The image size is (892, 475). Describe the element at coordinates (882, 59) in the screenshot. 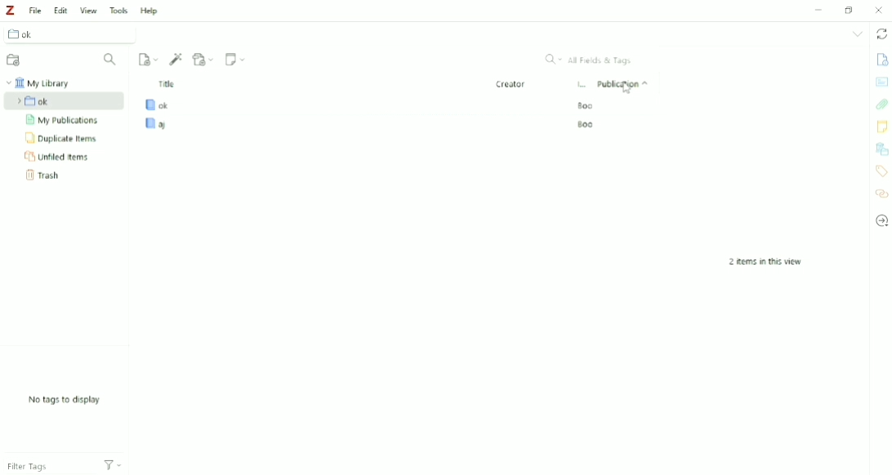

I see `Info` at that location.